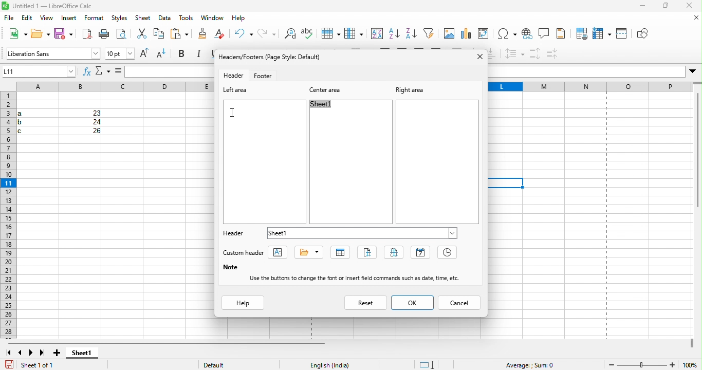 Image resolution: width=702 pixels, height=370 pixels. Describe the element at coordinates (241, 303) in the screenshot. I see `help` at that location.